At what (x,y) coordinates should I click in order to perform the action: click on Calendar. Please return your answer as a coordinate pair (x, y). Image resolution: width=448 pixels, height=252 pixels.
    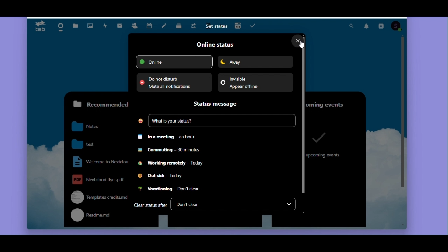
    Looking at the image, I should click on (149, 25).